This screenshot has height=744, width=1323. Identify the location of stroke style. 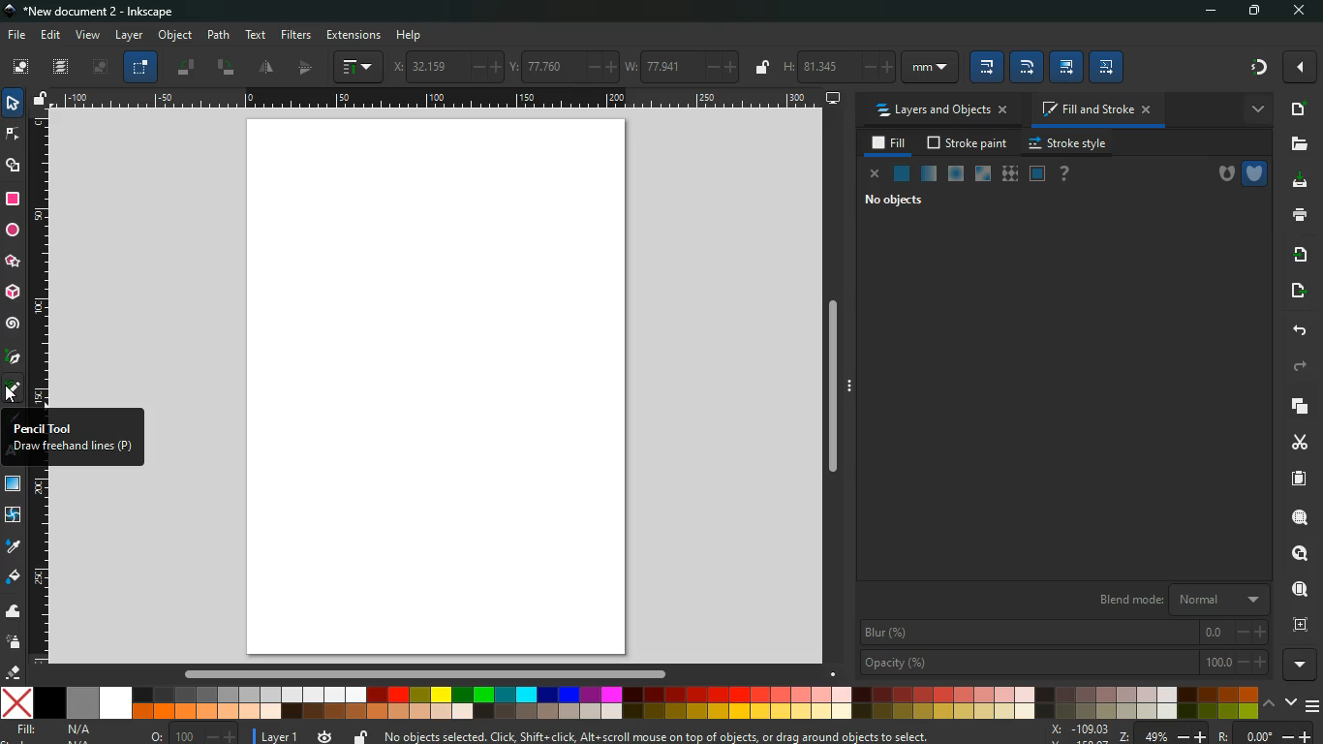
(1071, 142).